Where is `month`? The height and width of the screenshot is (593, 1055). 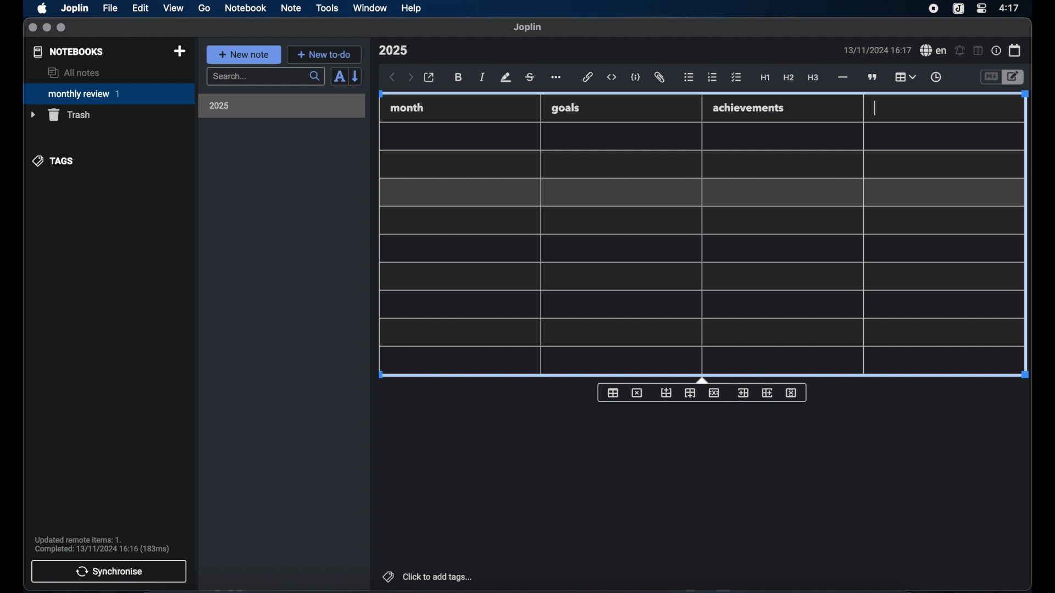
month is located at coordinates (407, 108).